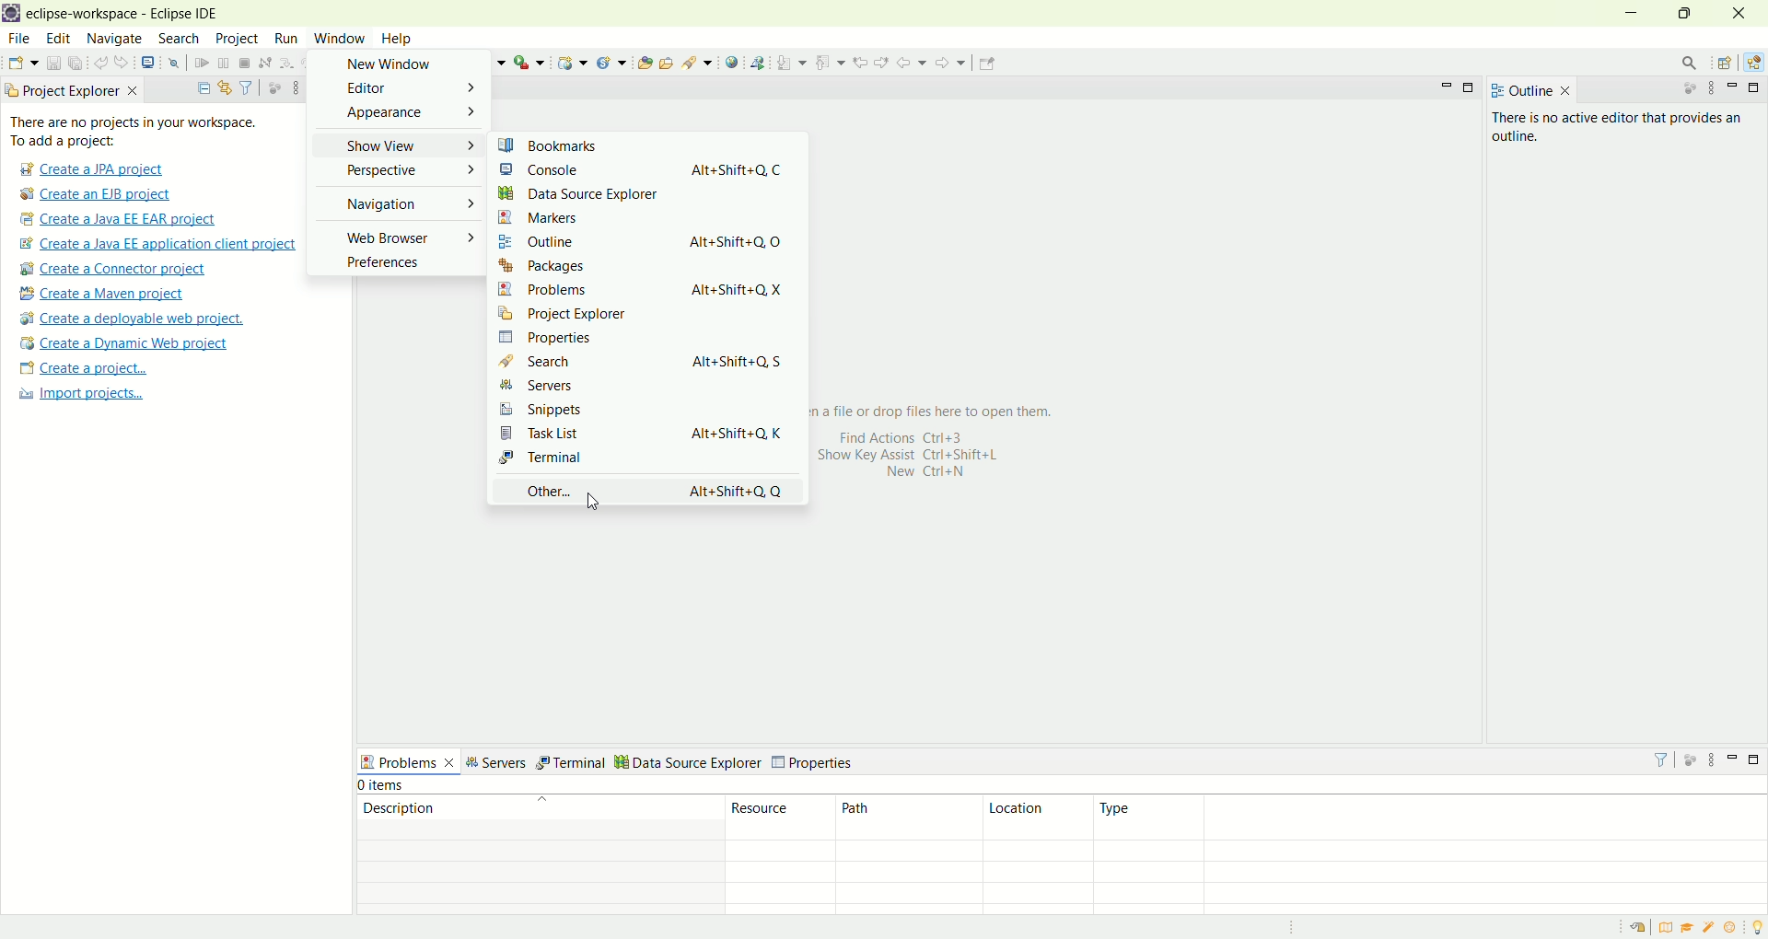 This screenshot has width=1768, height=939. Describe the element at coordinates (571, 410) in the screenshot. I see `snippets` at that location.